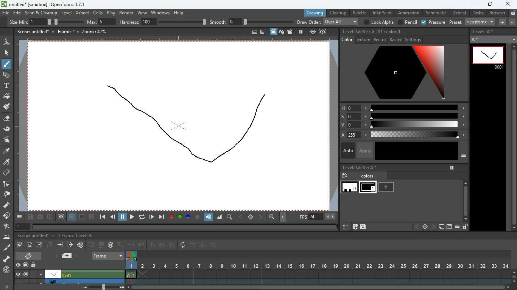 This screenshot has height=290, width=517. Describe the element at coordinates (30, 256) in the screenshot. I see `change screen` at that location.